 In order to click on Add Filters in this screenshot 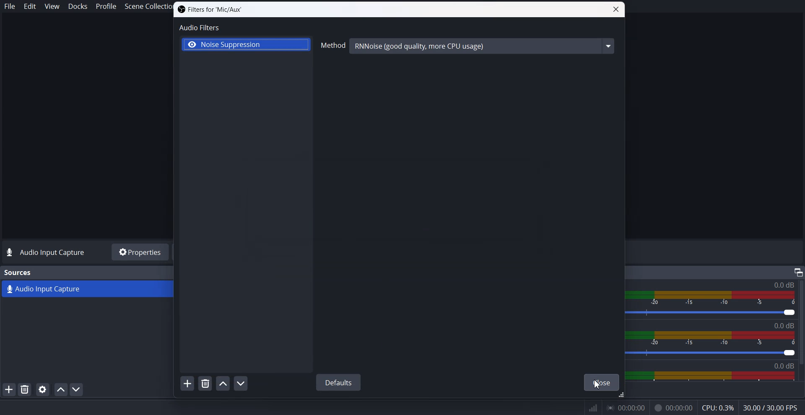, I will do `click(187, 383)`.